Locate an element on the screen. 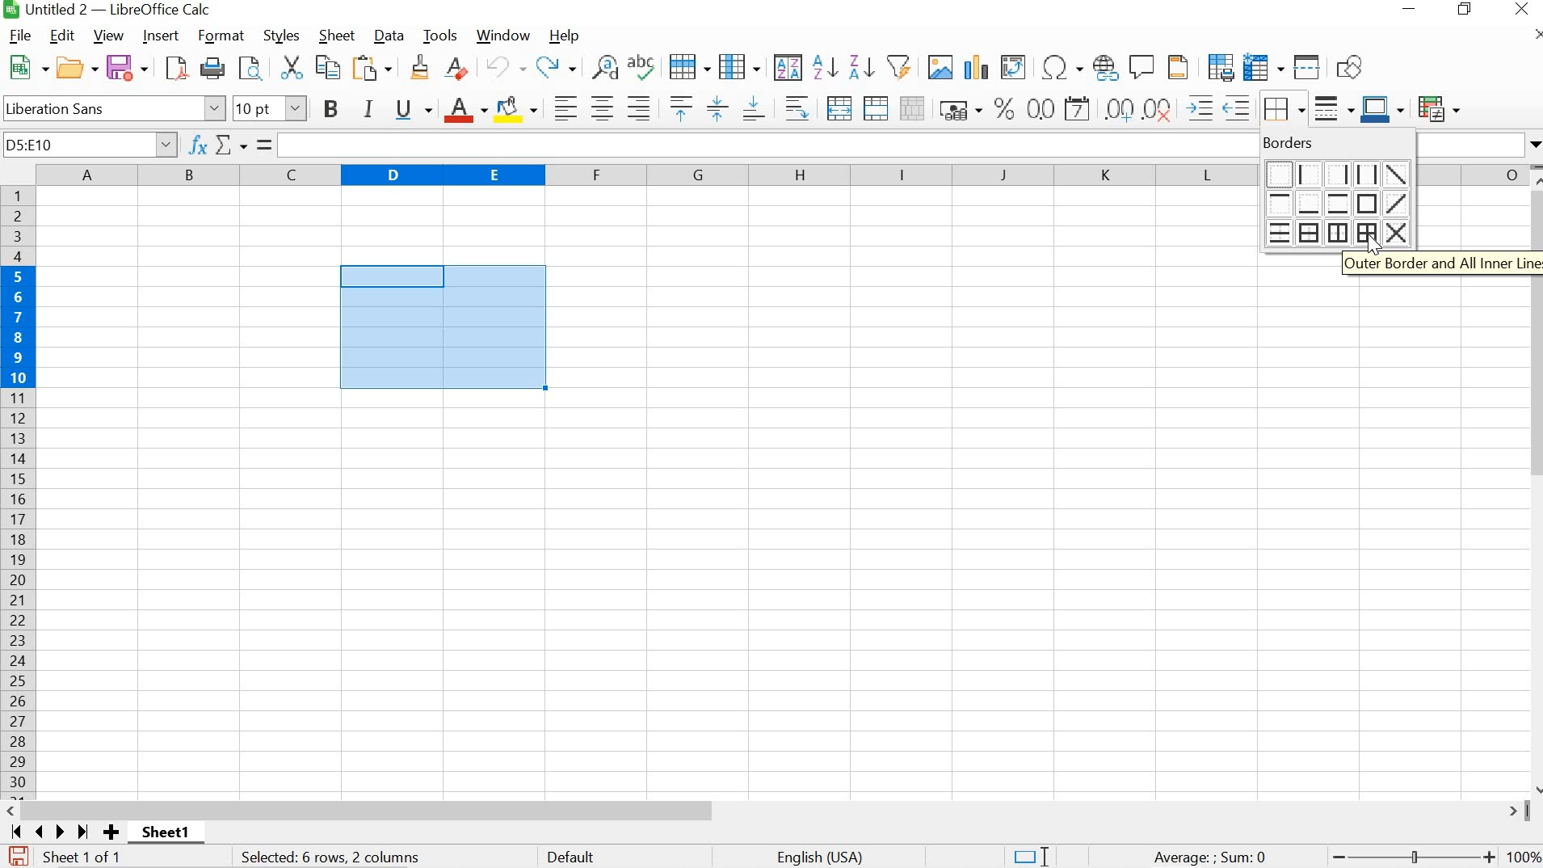  rows is located at coordinates (17, 493).